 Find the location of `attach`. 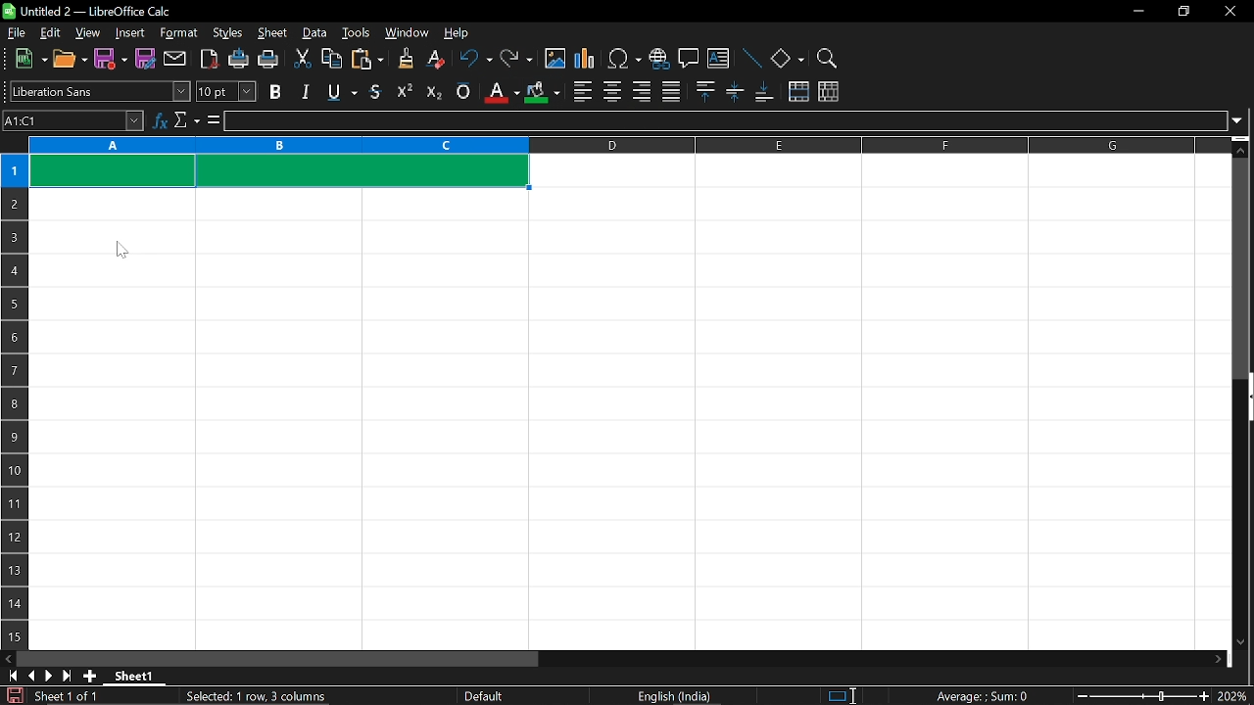

attach is located at coordinates (173, 58).